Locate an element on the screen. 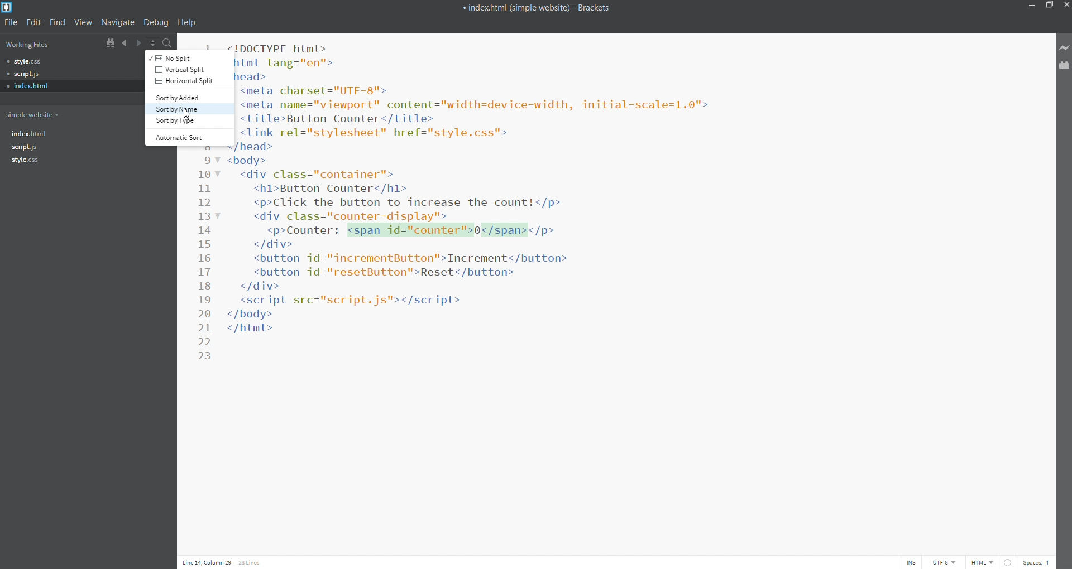 The image size is (1072, 569). view is located at coordinates (85, 22).